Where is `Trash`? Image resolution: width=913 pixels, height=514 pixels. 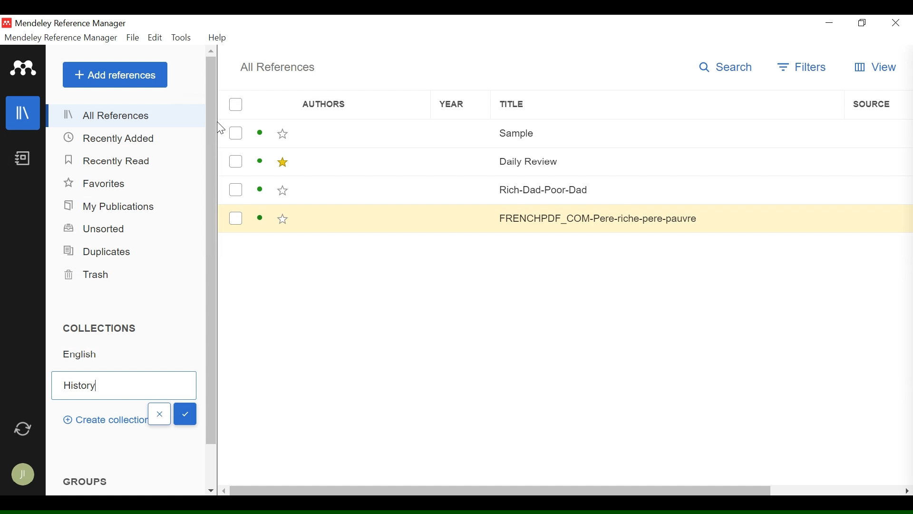
Trash is located at coordinates (89, 277).